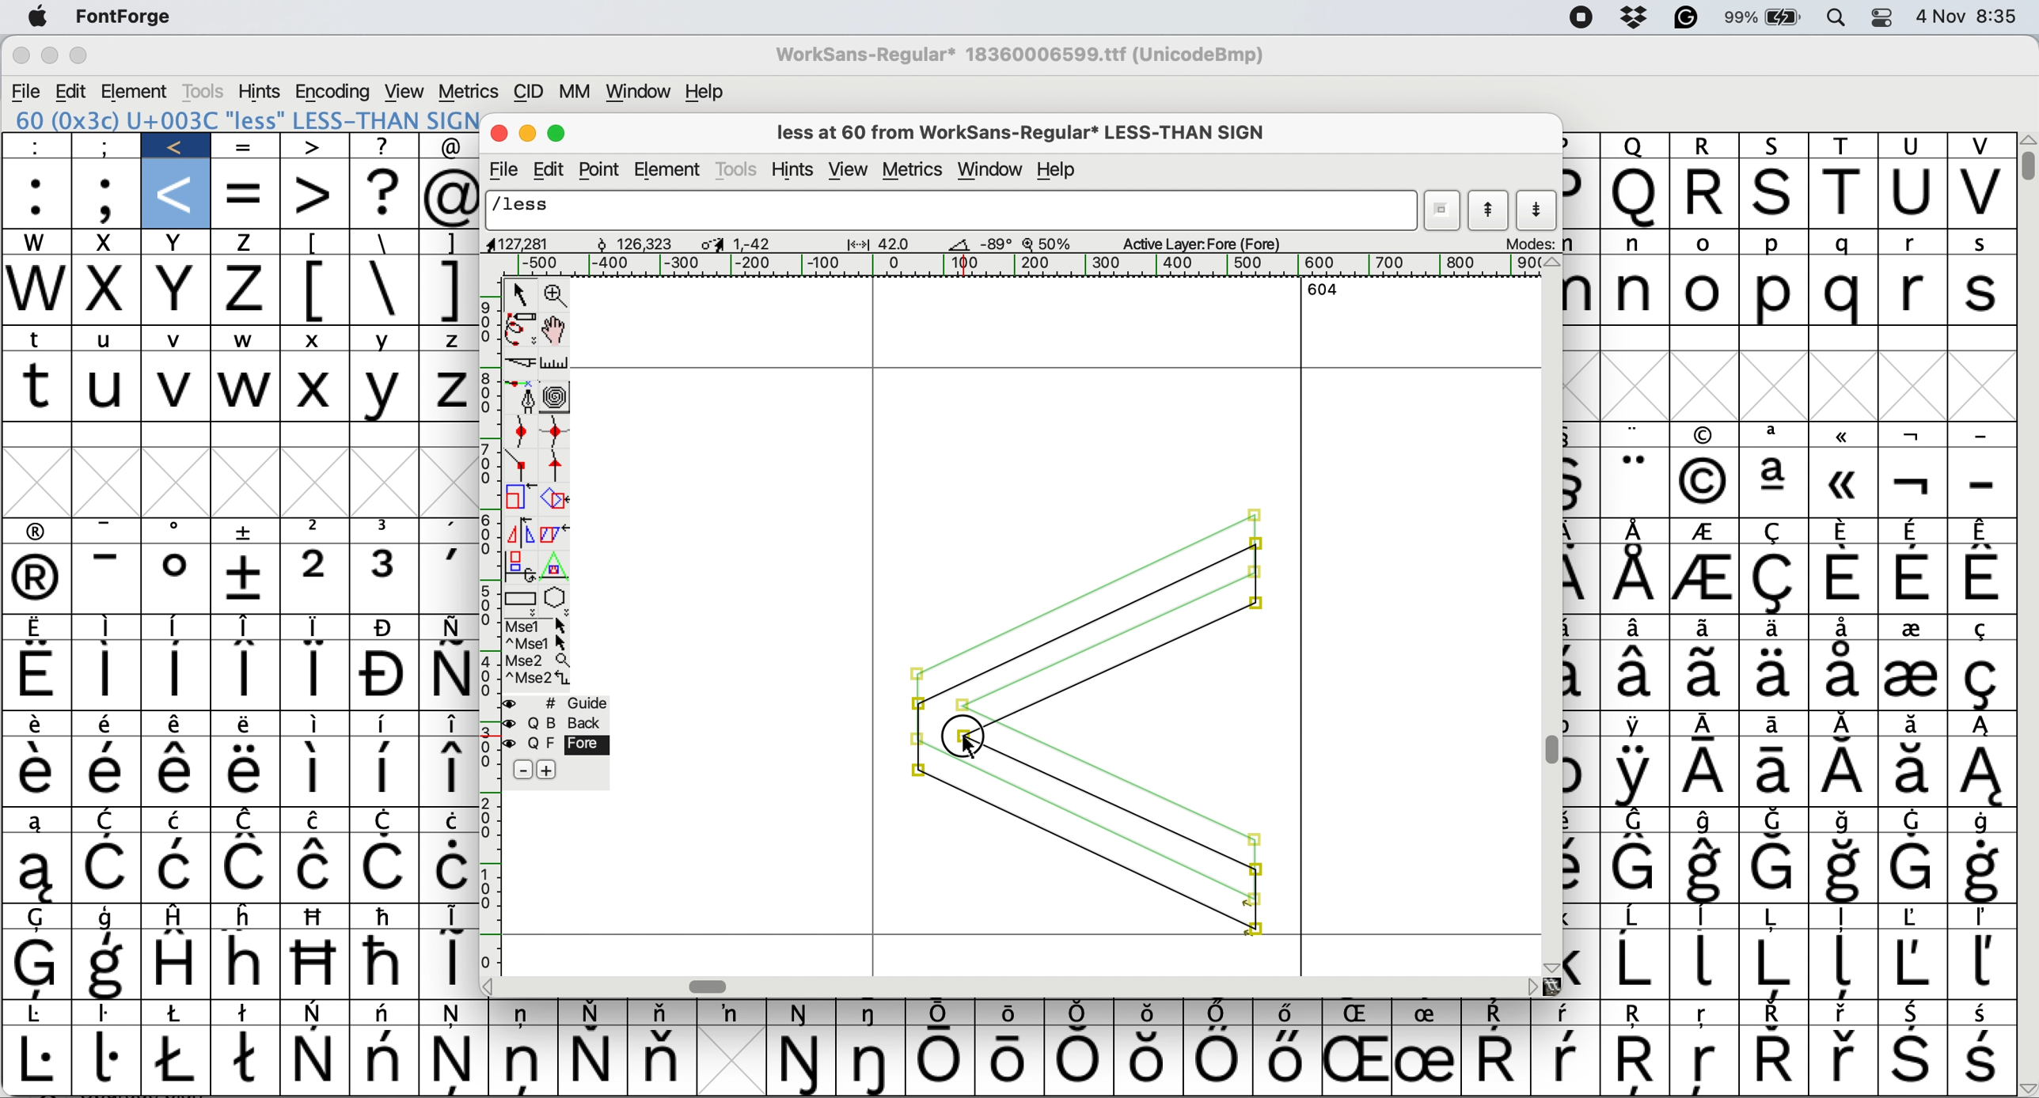 This screenshot has width=2039, height=1098. What do you see at coordinates (246, 964) in the screenshot?
I see `Symbol` at bounding box center [246, 964].